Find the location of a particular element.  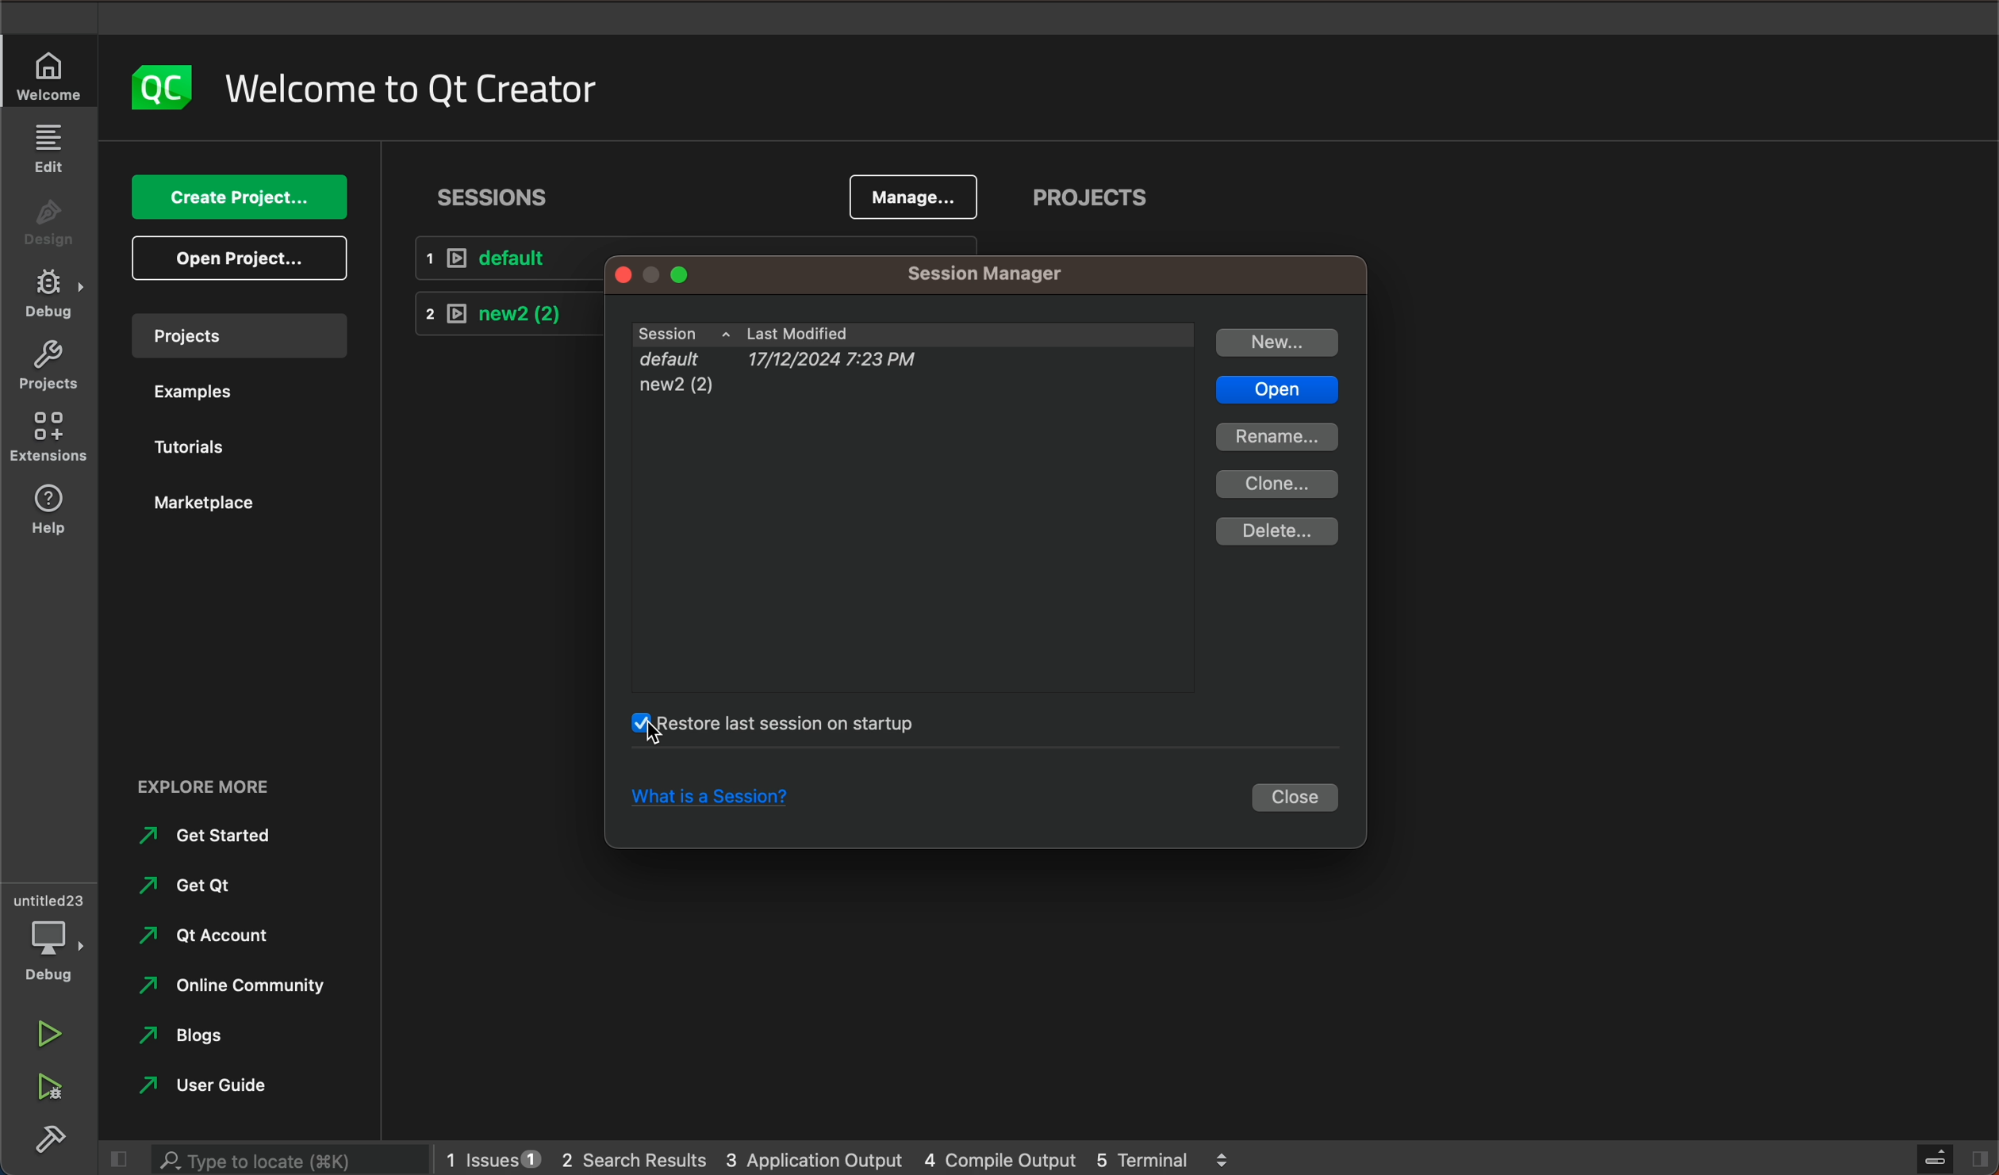

window tags is located at coordinates (671, 274).